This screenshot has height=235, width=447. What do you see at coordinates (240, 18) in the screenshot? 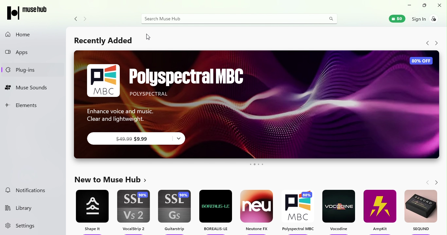
I see `Search bar` at bounding box center [240, 18].